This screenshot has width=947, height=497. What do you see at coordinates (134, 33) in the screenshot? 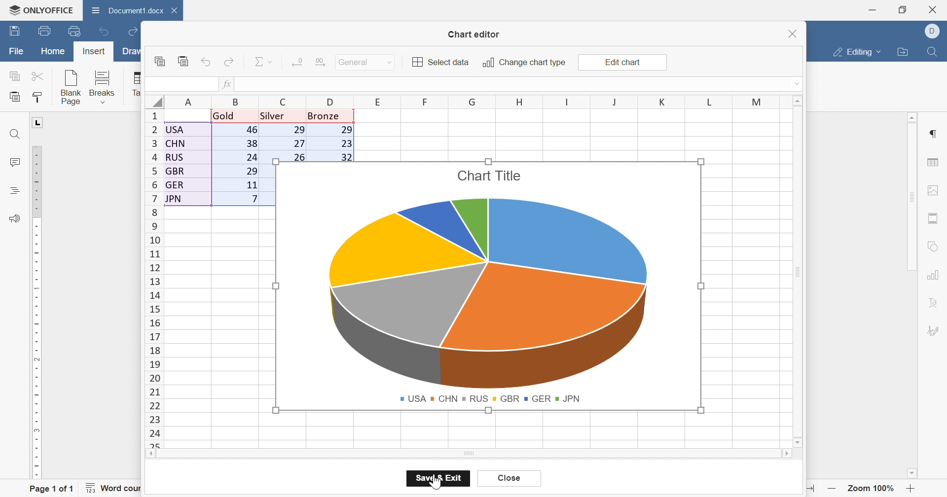
I see `Redo` at bounding box center [134, 33].